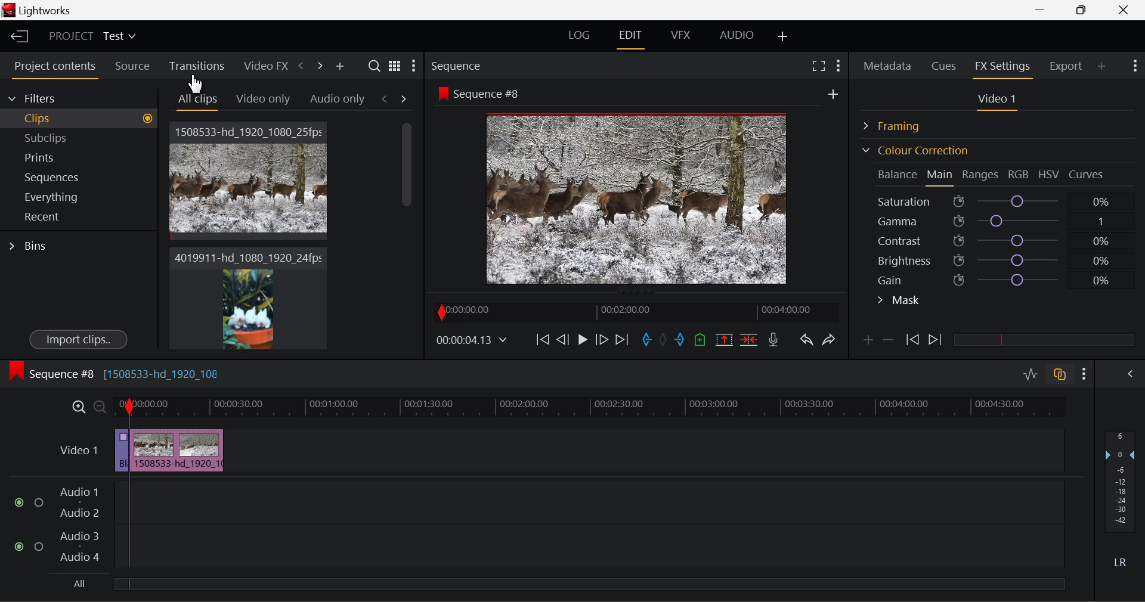  What do you see at coordinates (56, 155) in the screenshot?
I see `Prints` at bounding box center [56, 155].